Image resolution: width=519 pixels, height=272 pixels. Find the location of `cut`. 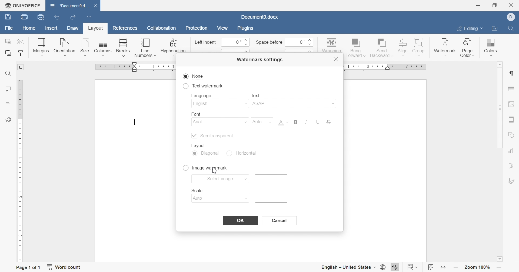

cut is located at coordinates (21, 42).